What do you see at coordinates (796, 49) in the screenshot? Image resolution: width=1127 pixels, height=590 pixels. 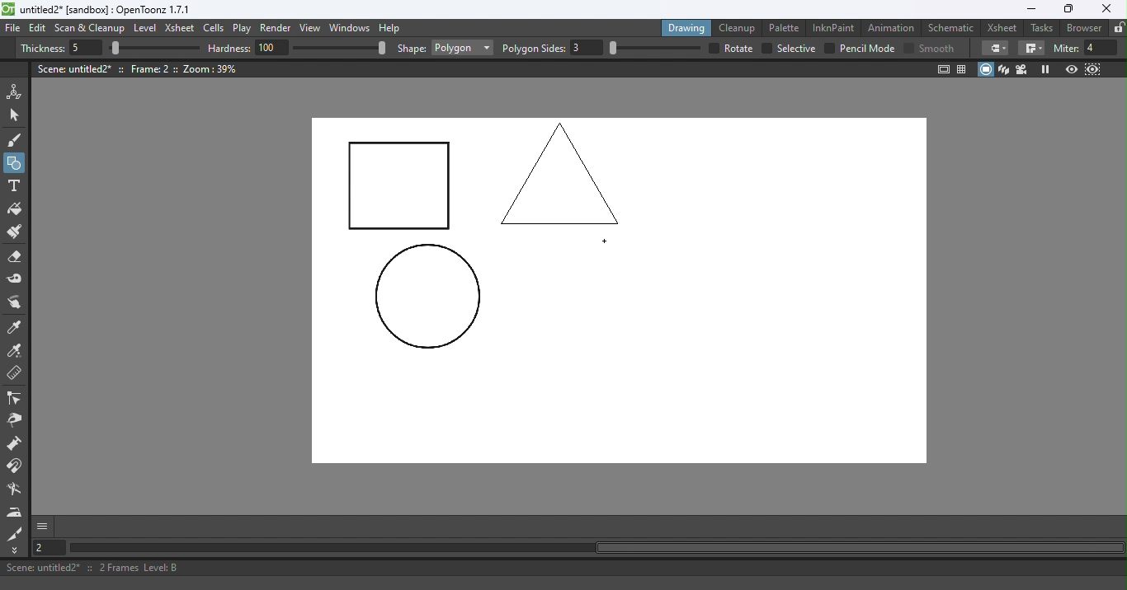 I see `selective` at bounding box center [796, 49].